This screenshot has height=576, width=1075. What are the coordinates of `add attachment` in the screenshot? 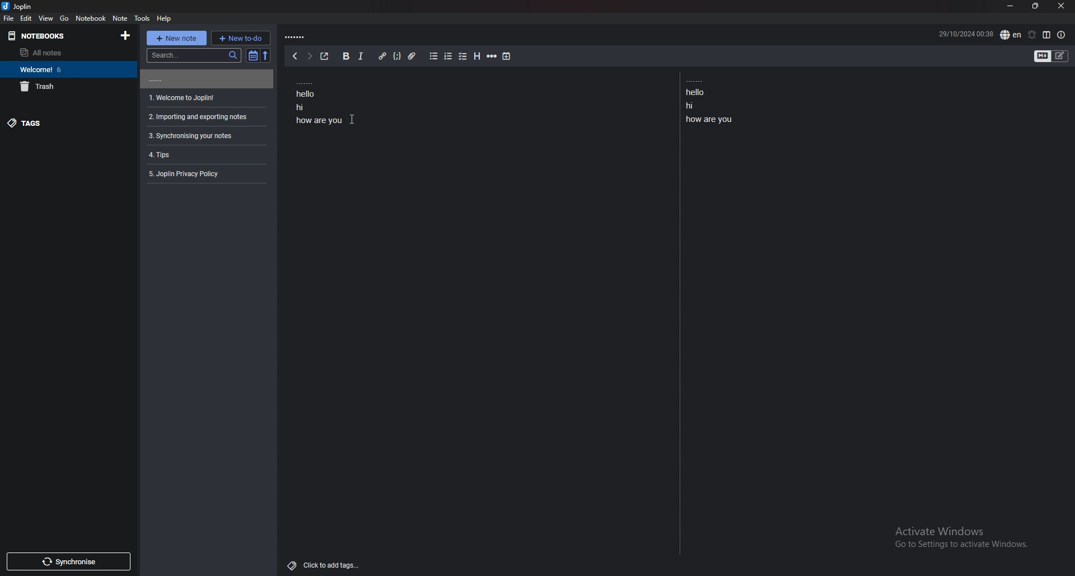 It's located at (412, 56).